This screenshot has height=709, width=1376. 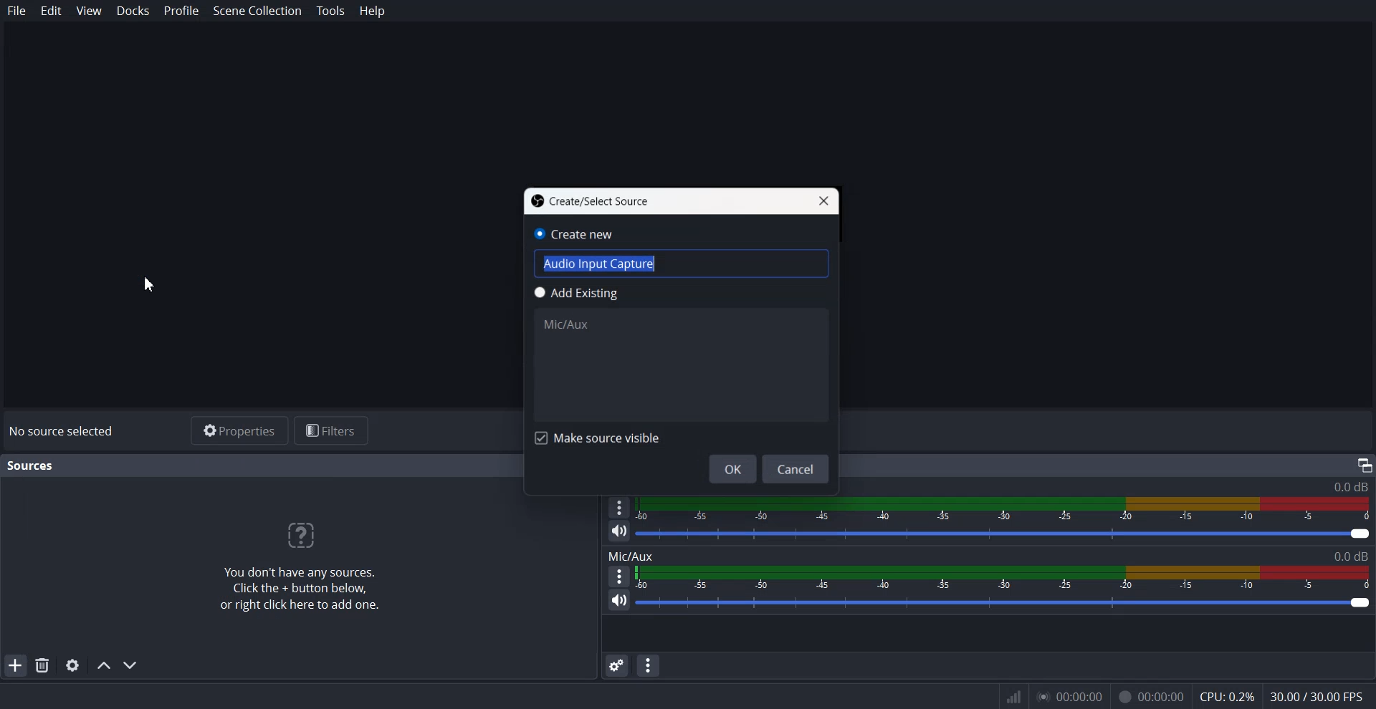 I want to click on 30.00/300, so click(x=1322, y=698).